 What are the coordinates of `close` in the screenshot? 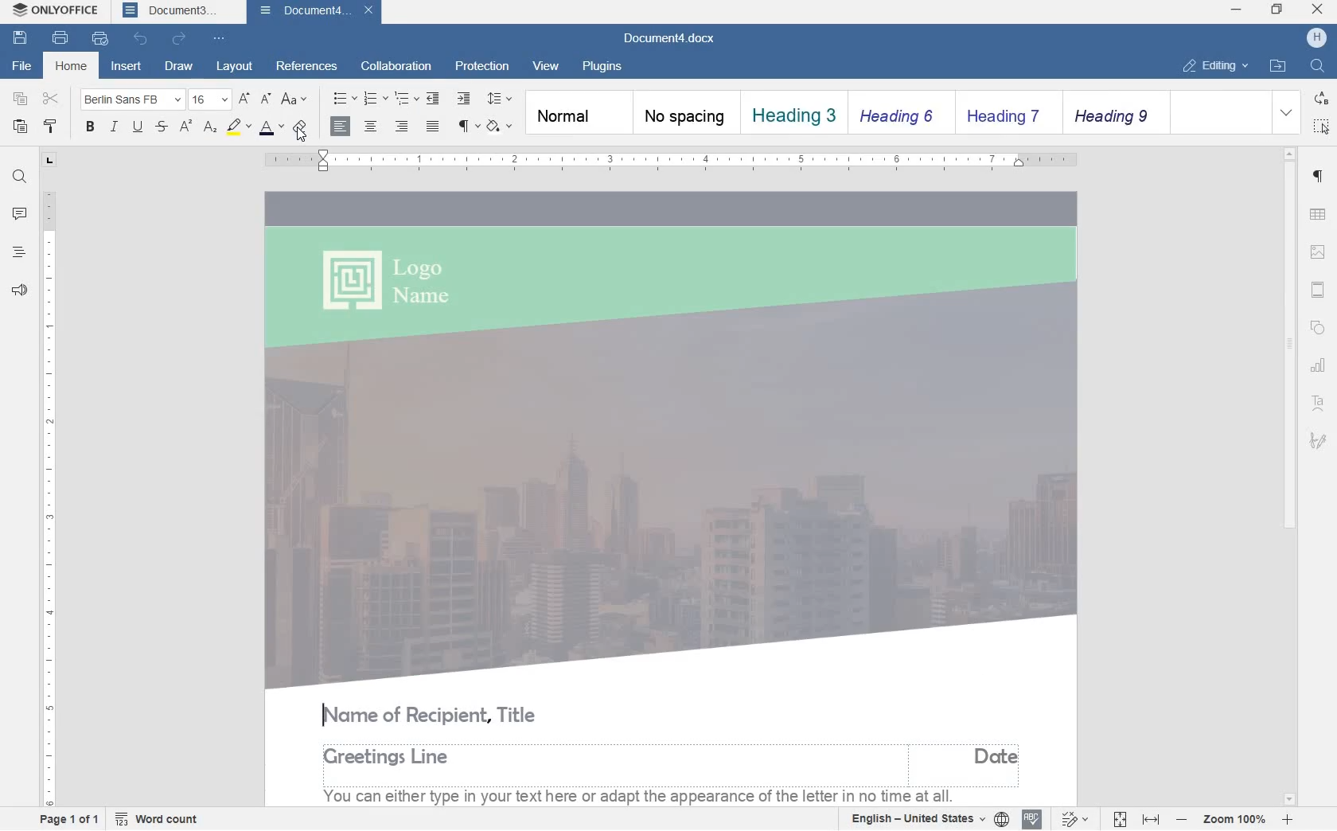 It's located at (1316, 9).